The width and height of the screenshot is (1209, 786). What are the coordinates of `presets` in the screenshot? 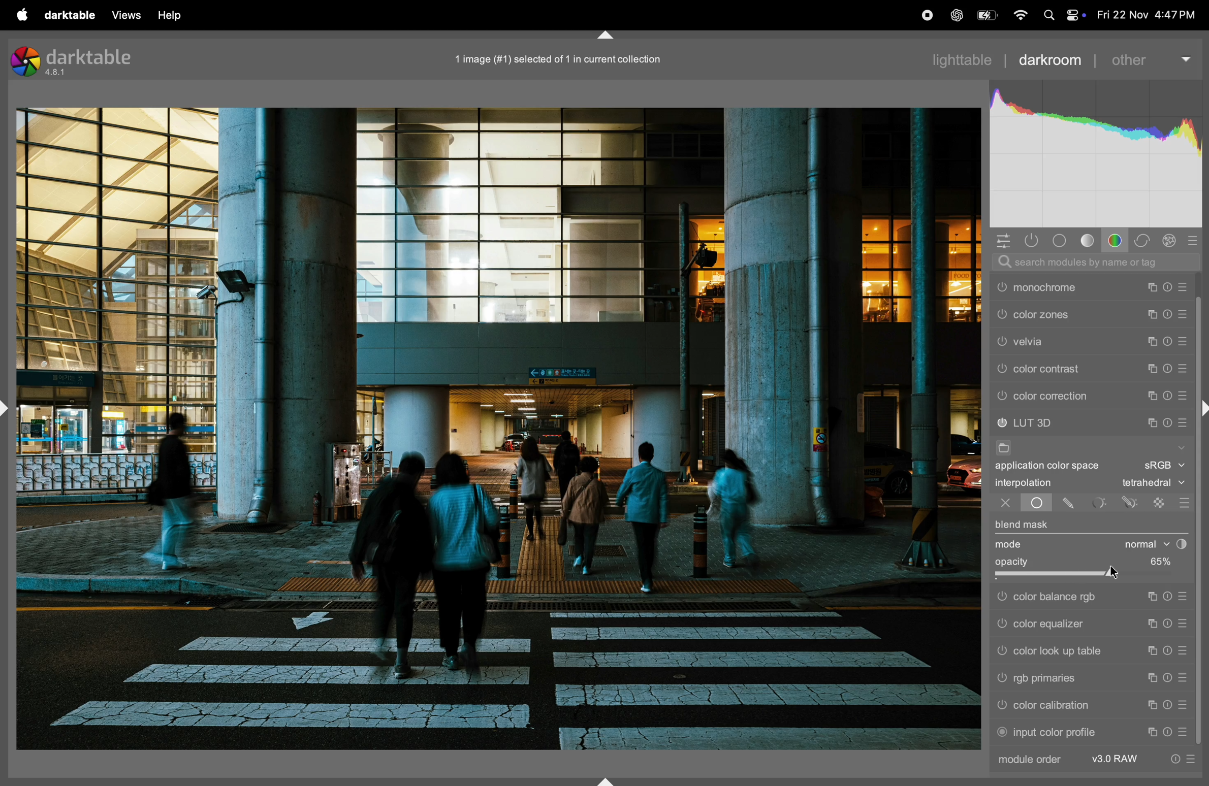 It's located at (1186, 395).